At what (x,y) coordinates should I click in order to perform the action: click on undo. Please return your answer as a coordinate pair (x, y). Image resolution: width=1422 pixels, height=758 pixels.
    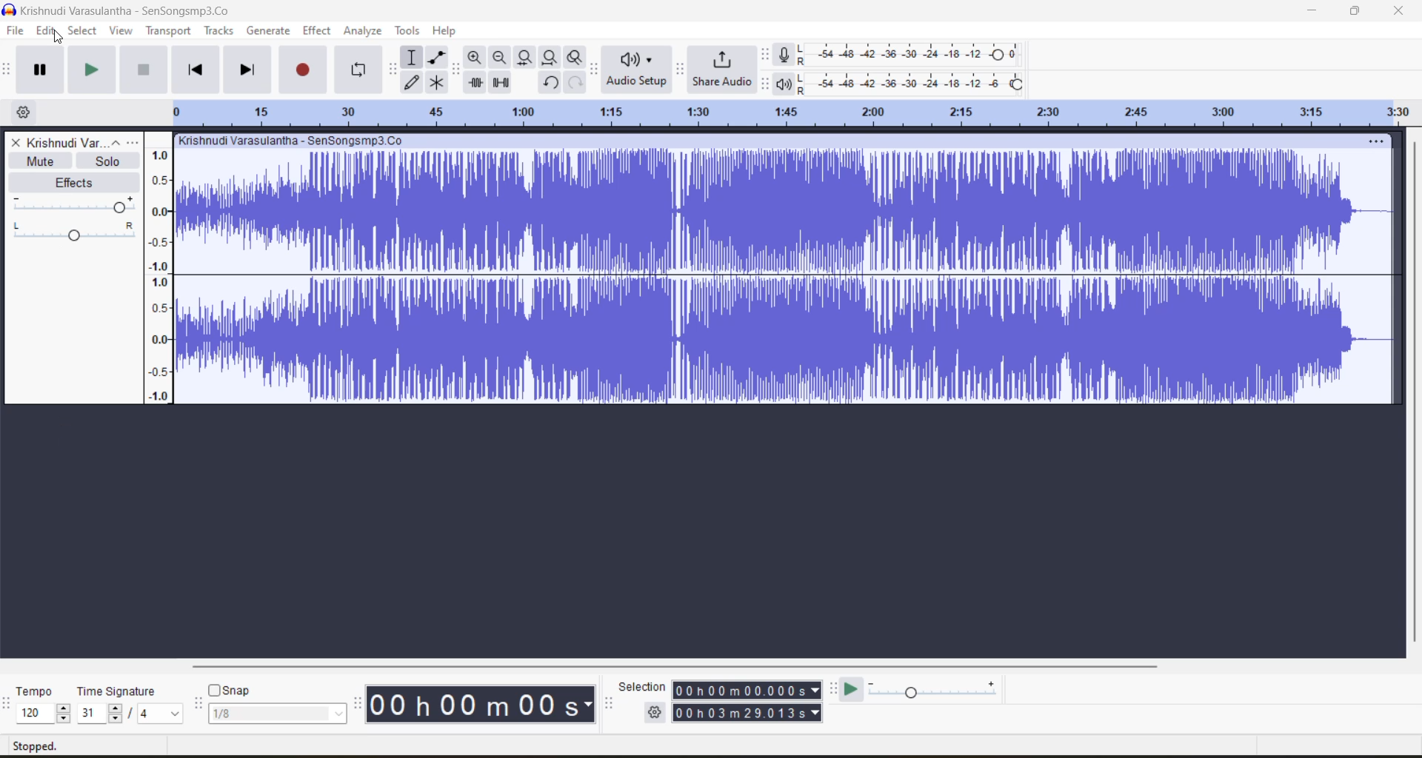
    Looking at the image, I should click on (550, 83).